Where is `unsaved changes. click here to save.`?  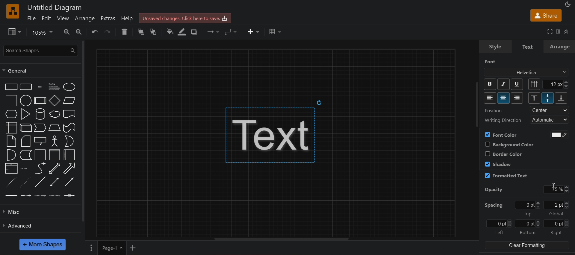 unsaved changes. click here to save. is located at coordinates (185, 18).